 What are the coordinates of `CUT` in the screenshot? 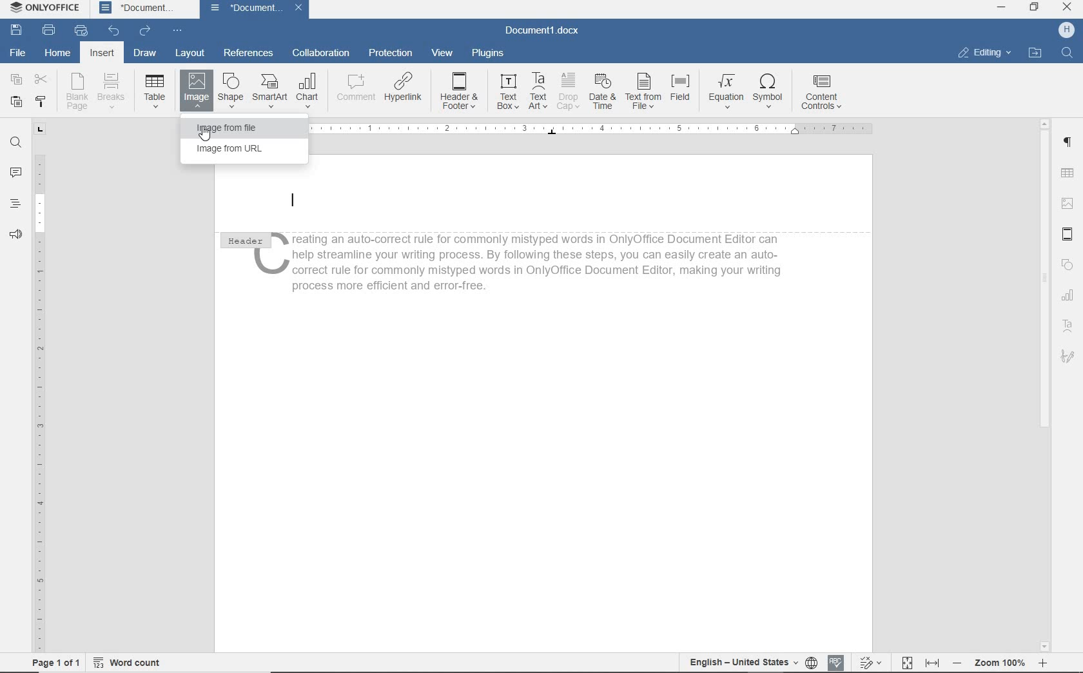 It's located at (41, 79).